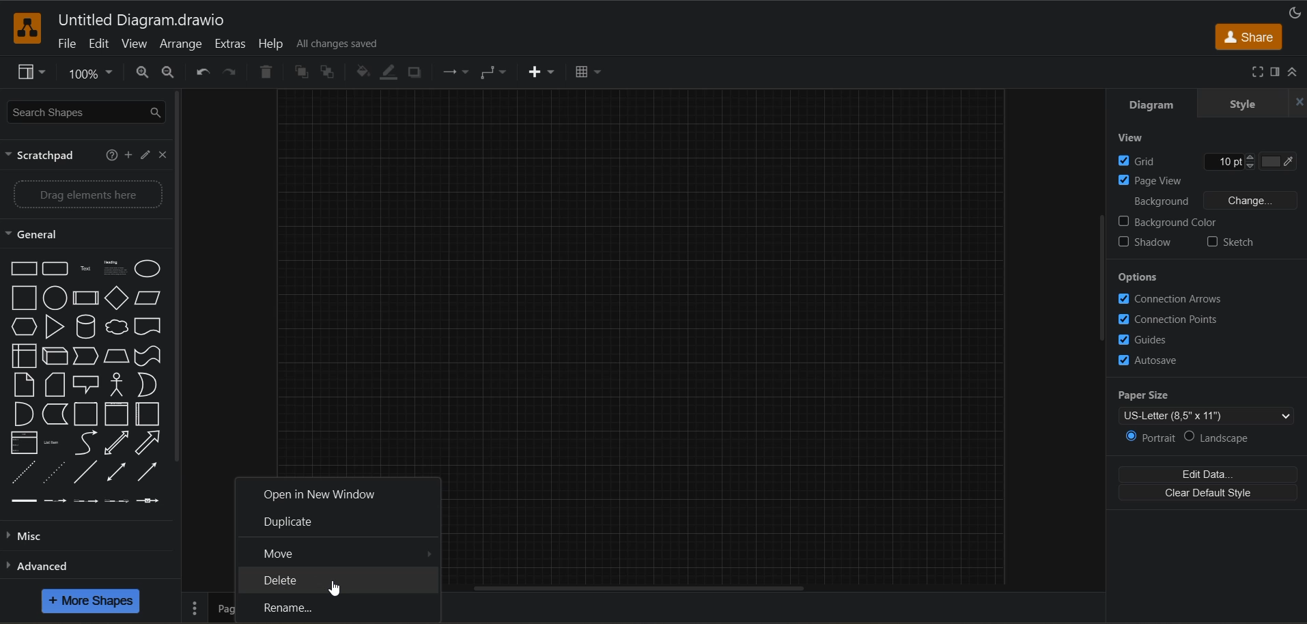 This screenshot has height=624, width=1307. What do you see at coordinates (41, 233) in the screenshot?
I see `general` at bounding box center [41, 233].